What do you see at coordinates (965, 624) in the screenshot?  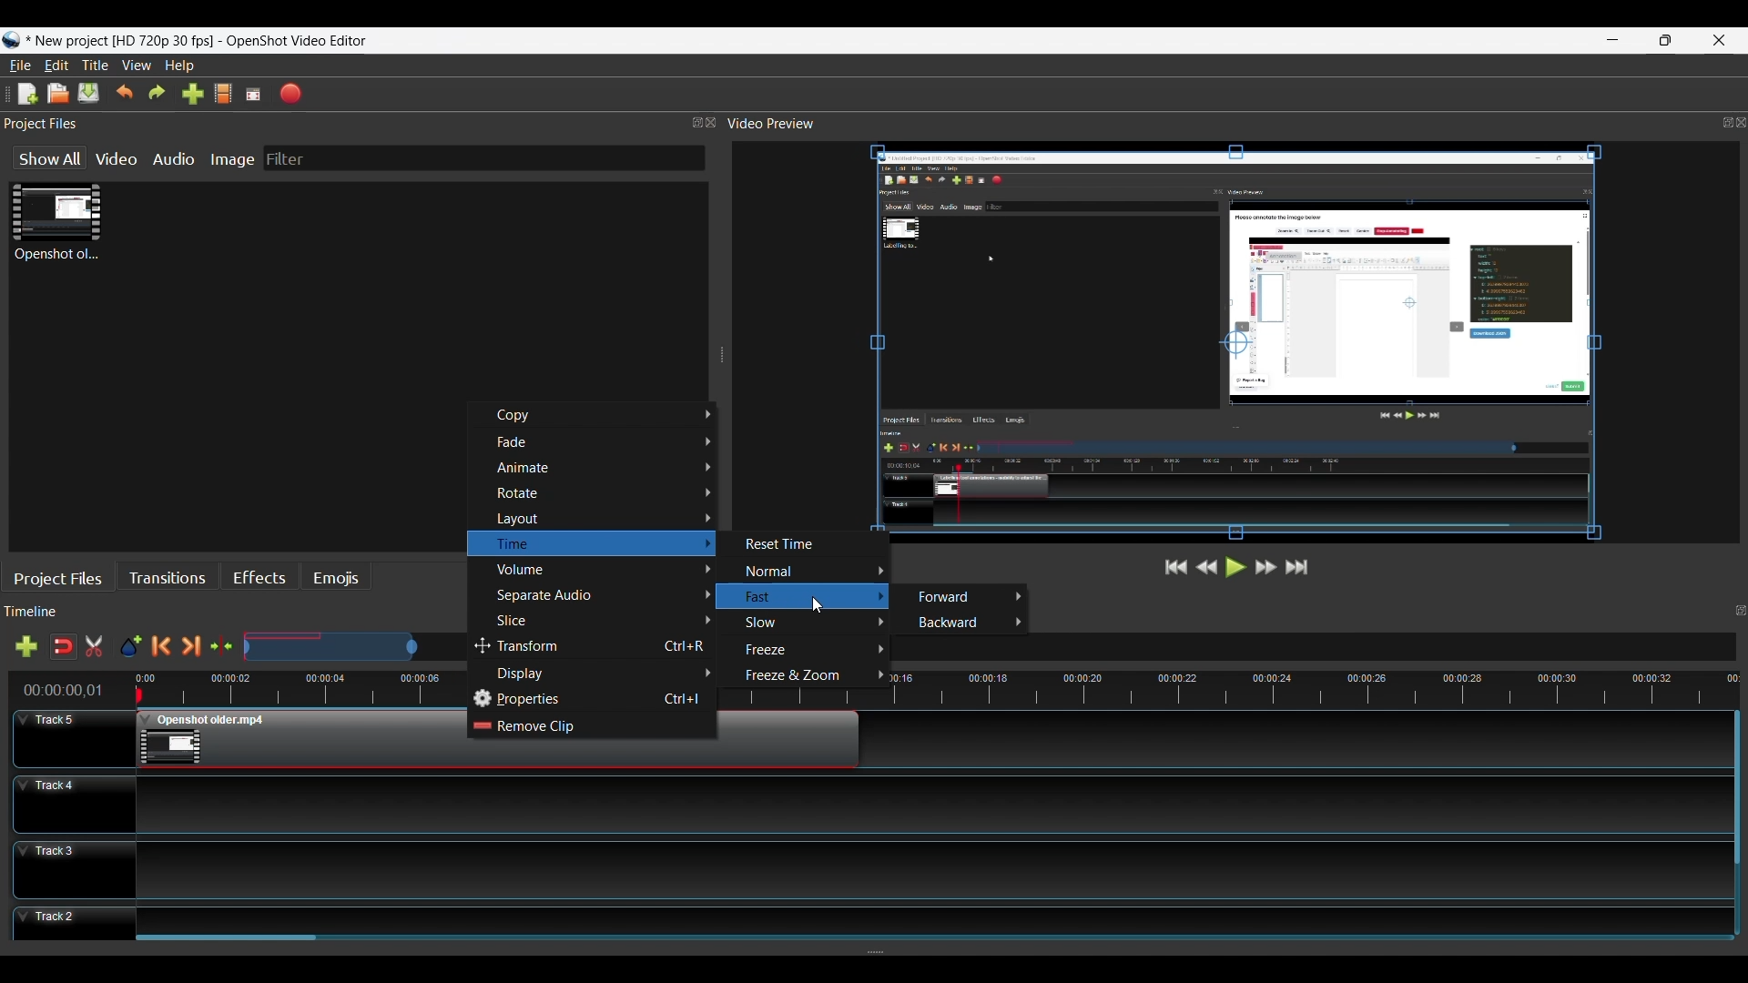 I see `Backward` at bounding box center [965, 624].